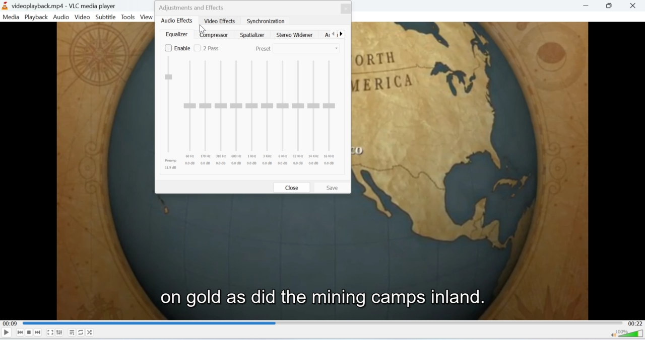 This screenshot has height=340, width=645. I want to click on Audio effects scale, so click(253, 114).